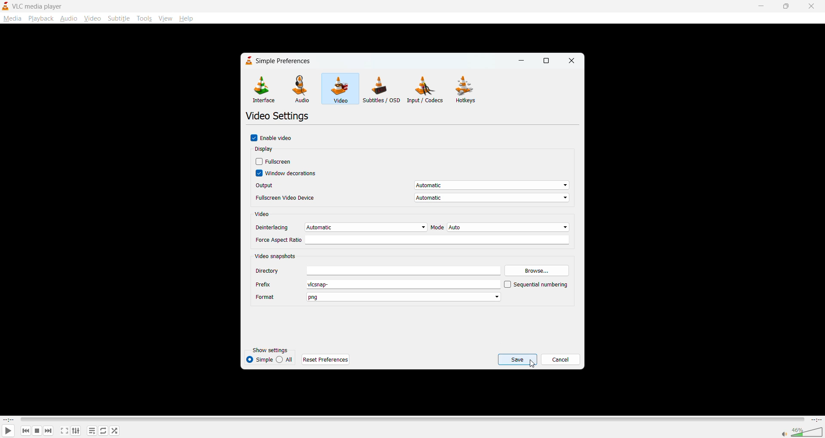 The image size is (825, 438). What do you see at coordinates (327, 359) in the screenshot?
I see `reset preferences` at bounding box center [327, 359].